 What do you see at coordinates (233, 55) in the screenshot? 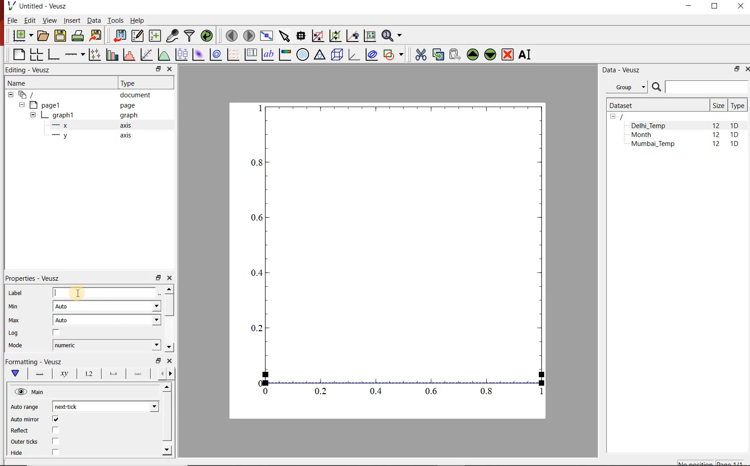
I see `plot a vector field` at bounding box center [233, 55].